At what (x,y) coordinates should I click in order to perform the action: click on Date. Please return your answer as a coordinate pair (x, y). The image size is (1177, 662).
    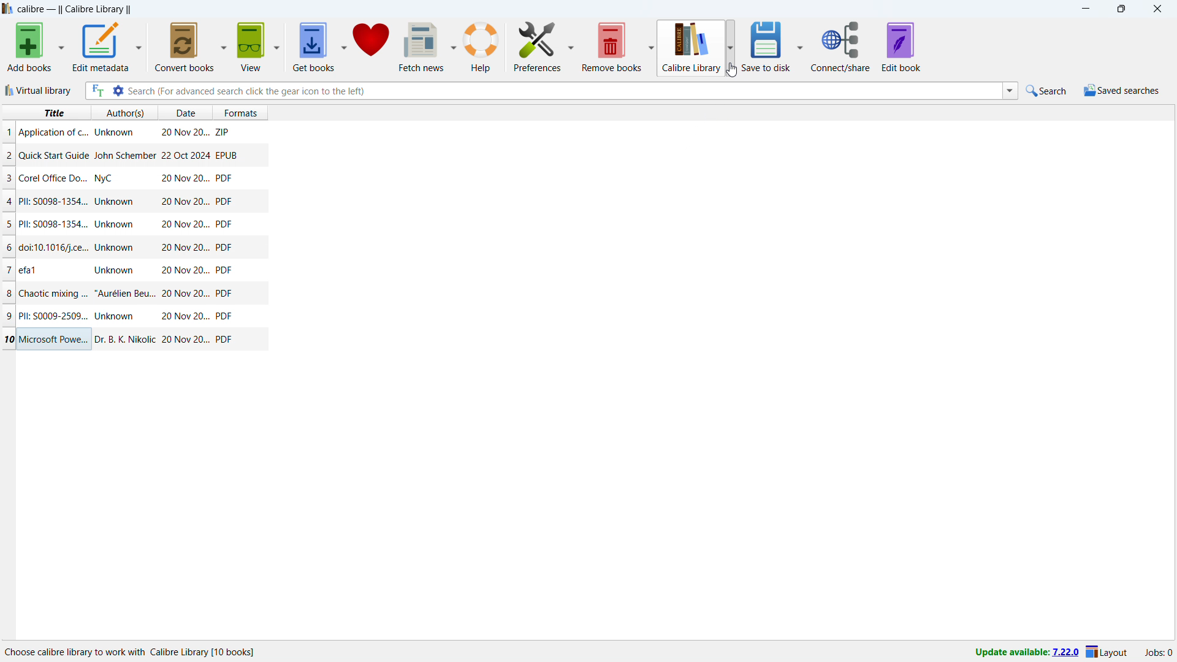
    Looking at the image, I should click on (184, 271).